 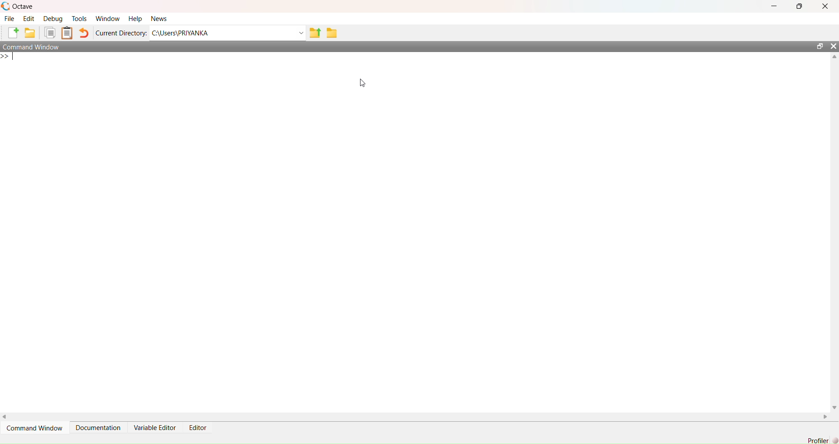 What do you see at coordinates (820, 46) in the screenshot?
I see `restore` at bounding box center [820, 46].